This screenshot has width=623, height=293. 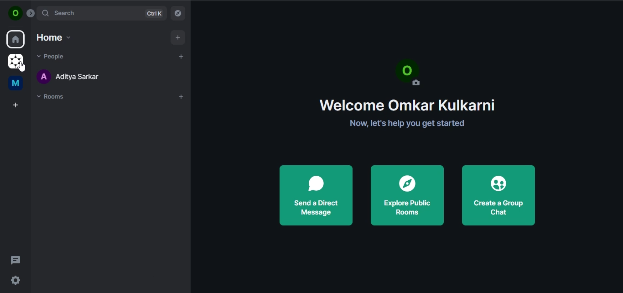 What do you see at coordinates (407, 113) in the screenshot?
I see `Welcome Omkar Kulkarni
Now, let's help you get started` at bounding box center [407, 113].